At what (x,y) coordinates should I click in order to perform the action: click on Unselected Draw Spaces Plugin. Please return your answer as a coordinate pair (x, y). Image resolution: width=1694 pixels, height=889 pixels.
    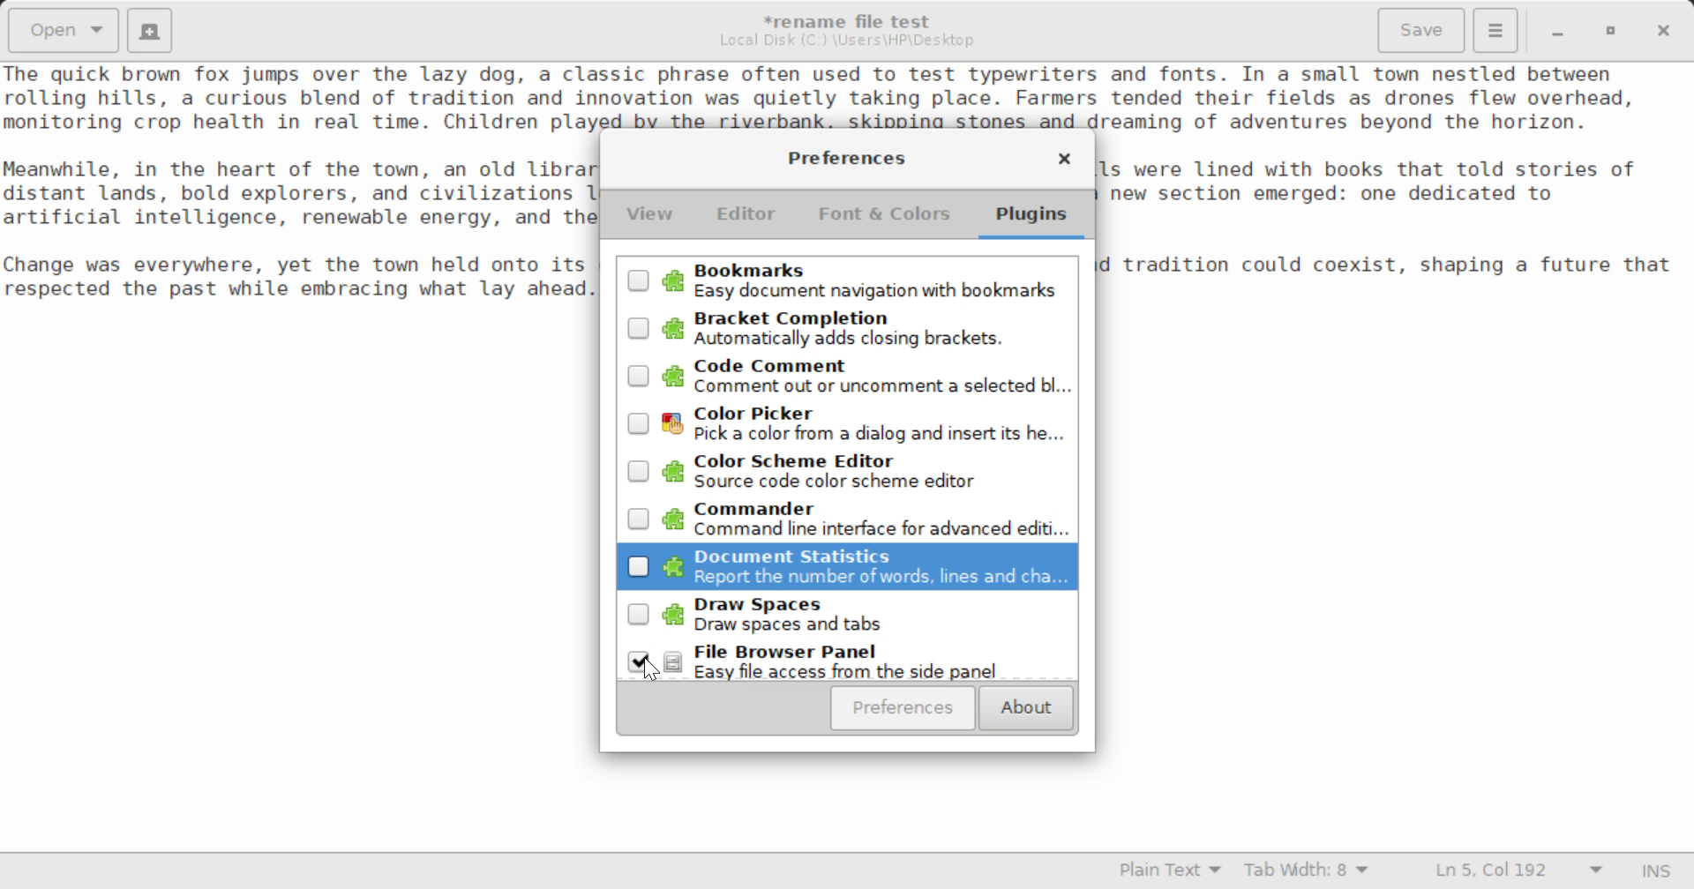
    Looking at the image, I should click on (849, 617).